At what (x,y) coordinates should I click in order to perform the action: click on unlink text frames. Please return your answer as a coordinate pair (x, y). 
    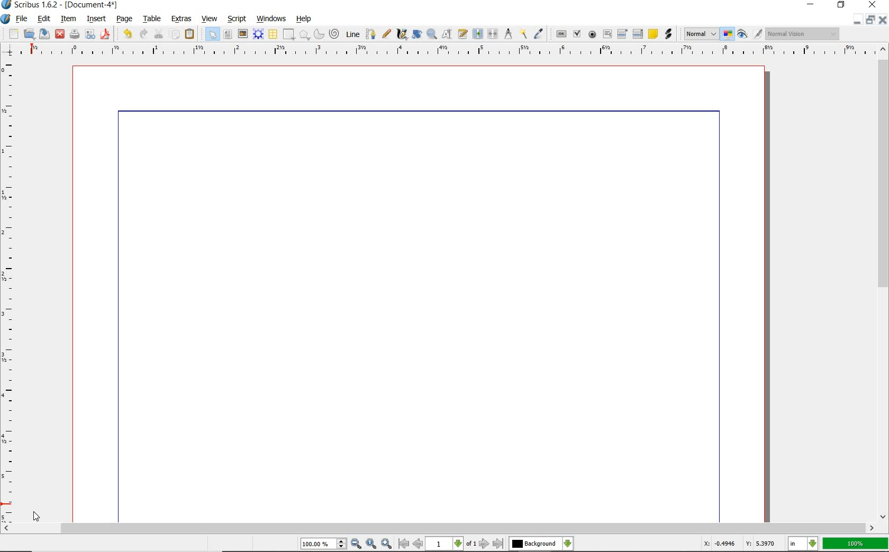
    Looking at the image, I should click on (493, 34).